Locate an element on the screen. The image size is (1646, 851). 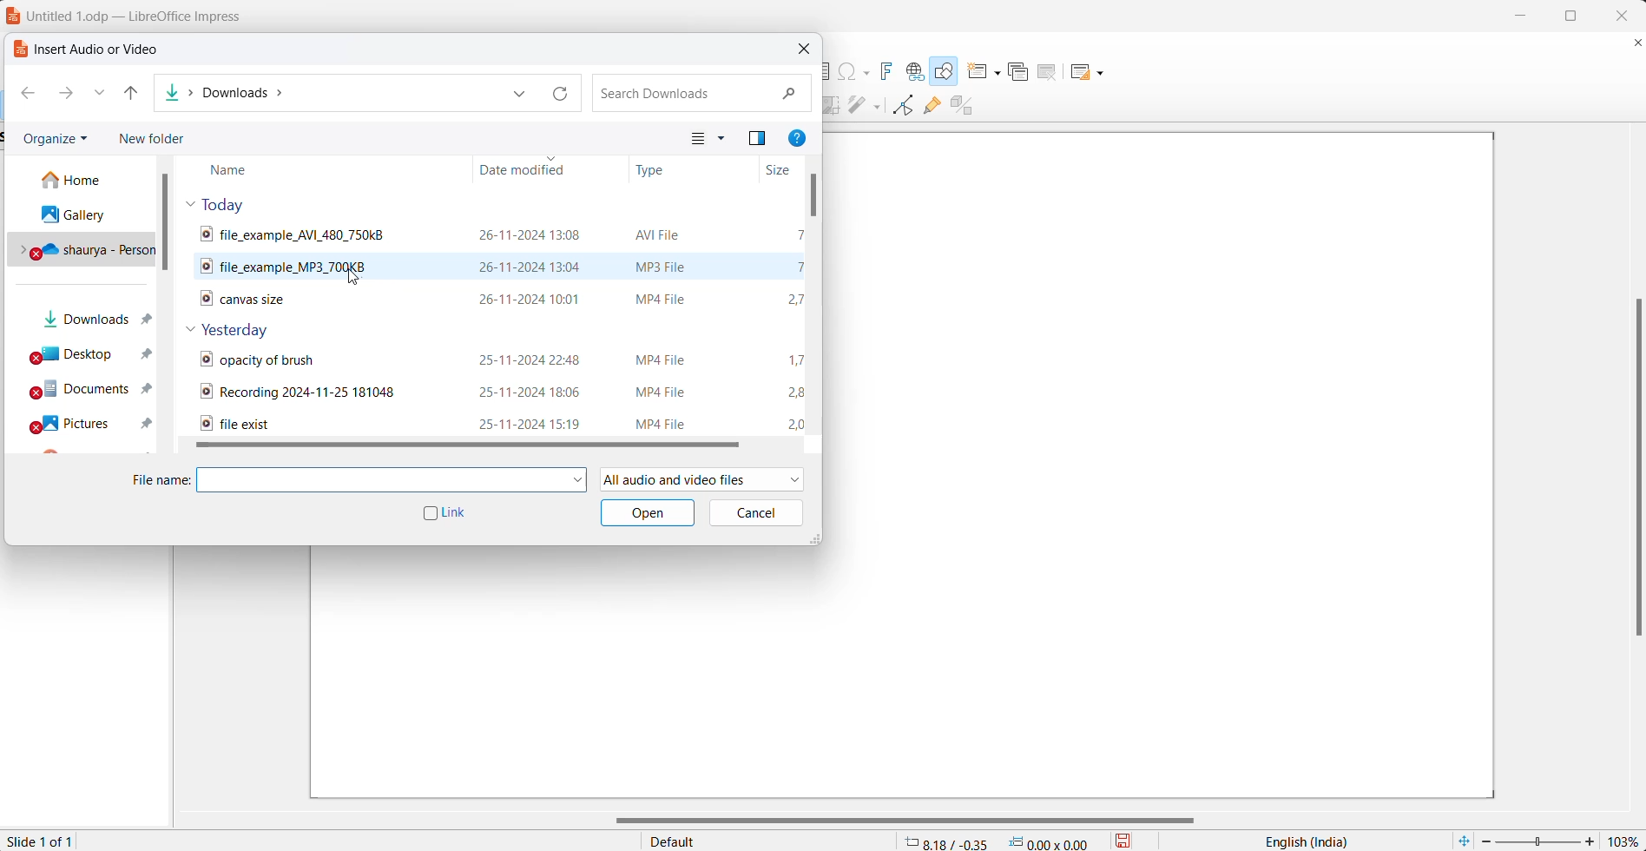
decrease zoom is located at coordinates (1484, 841).